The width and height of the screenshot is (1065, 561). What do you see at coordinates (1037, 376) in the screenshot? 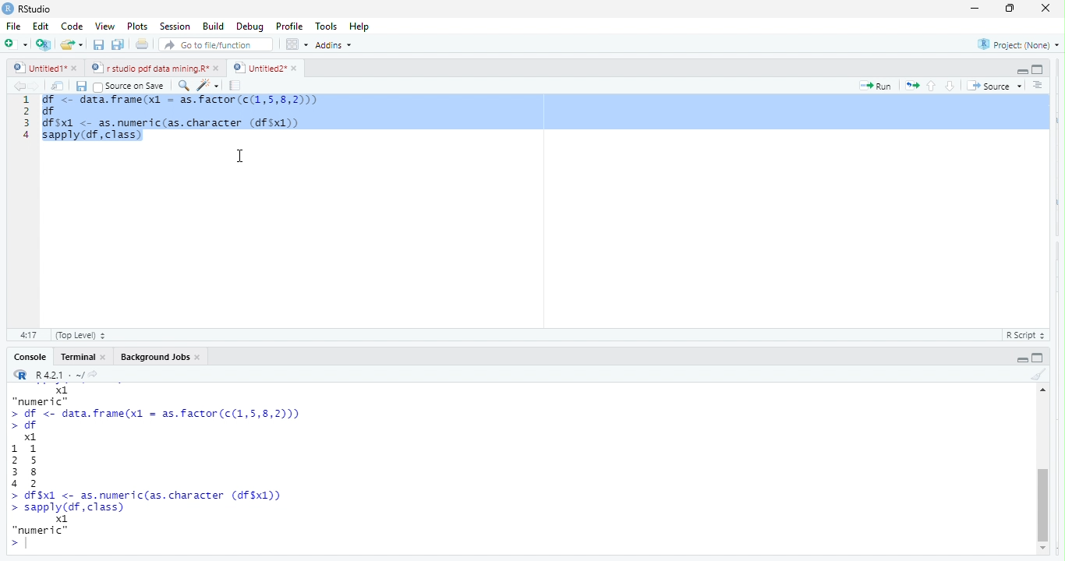
I see `clear console` at bounding box center [1037, 376].